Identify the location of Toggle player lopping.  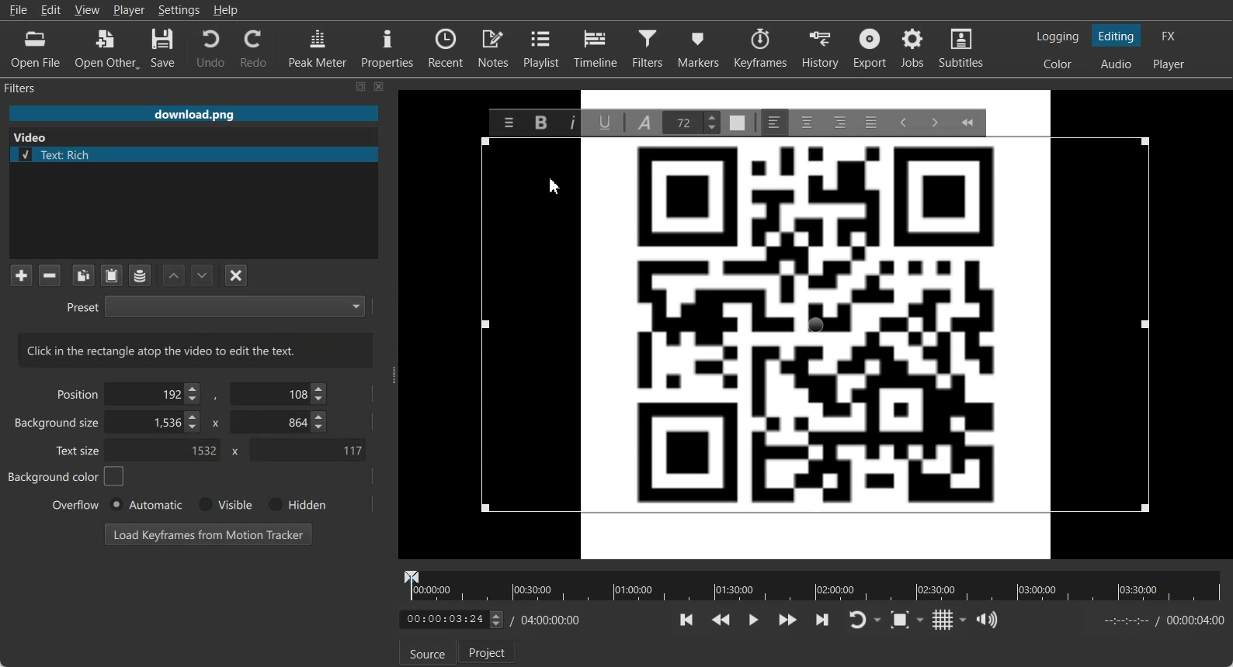
(855, 620).